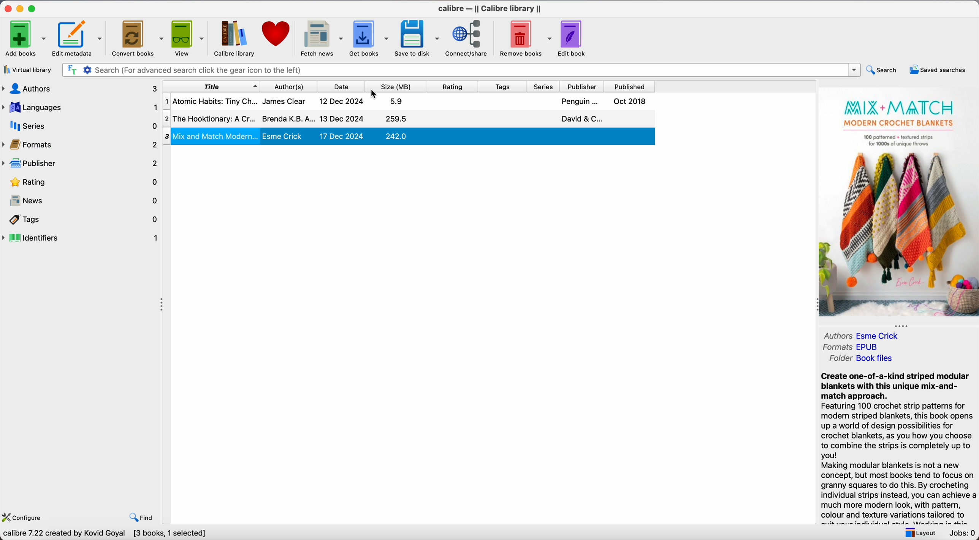 The width and height of the screenshot is (979, 540). Describe the element at coordinates (374, 94) in the screenshot. I see `cursor` at that location.